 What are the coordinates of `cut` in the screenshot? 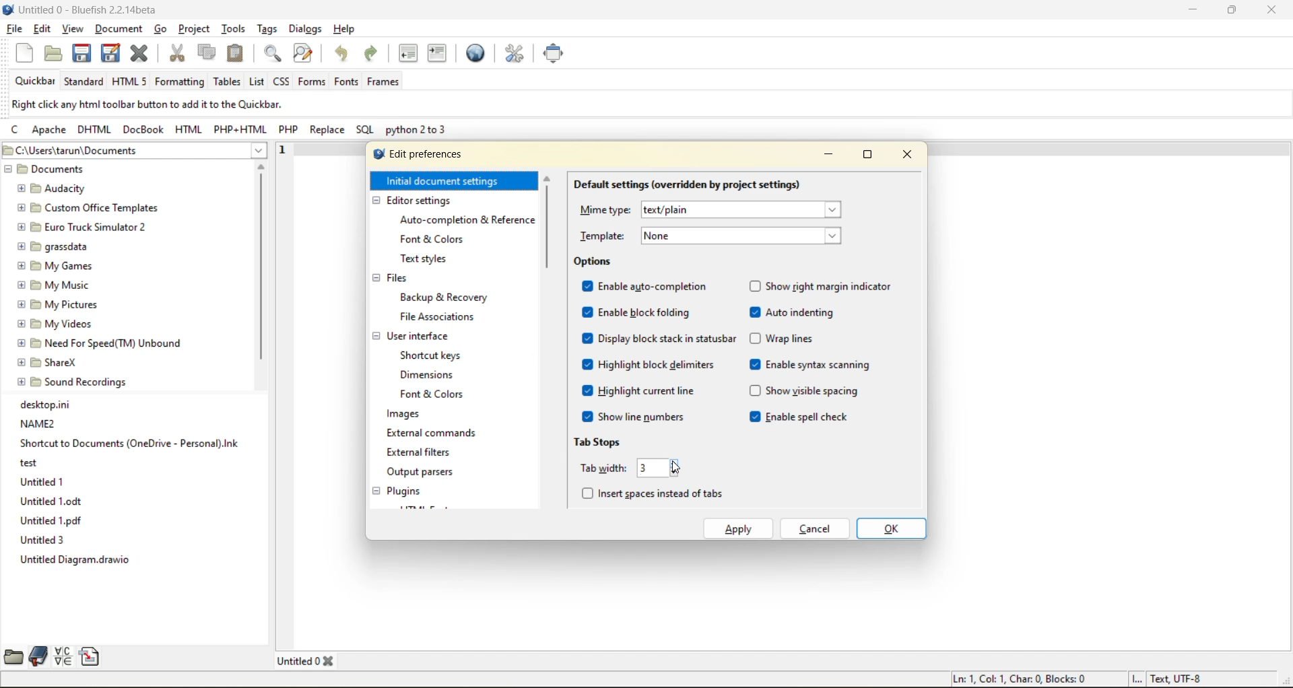 It's located at (178, 54).